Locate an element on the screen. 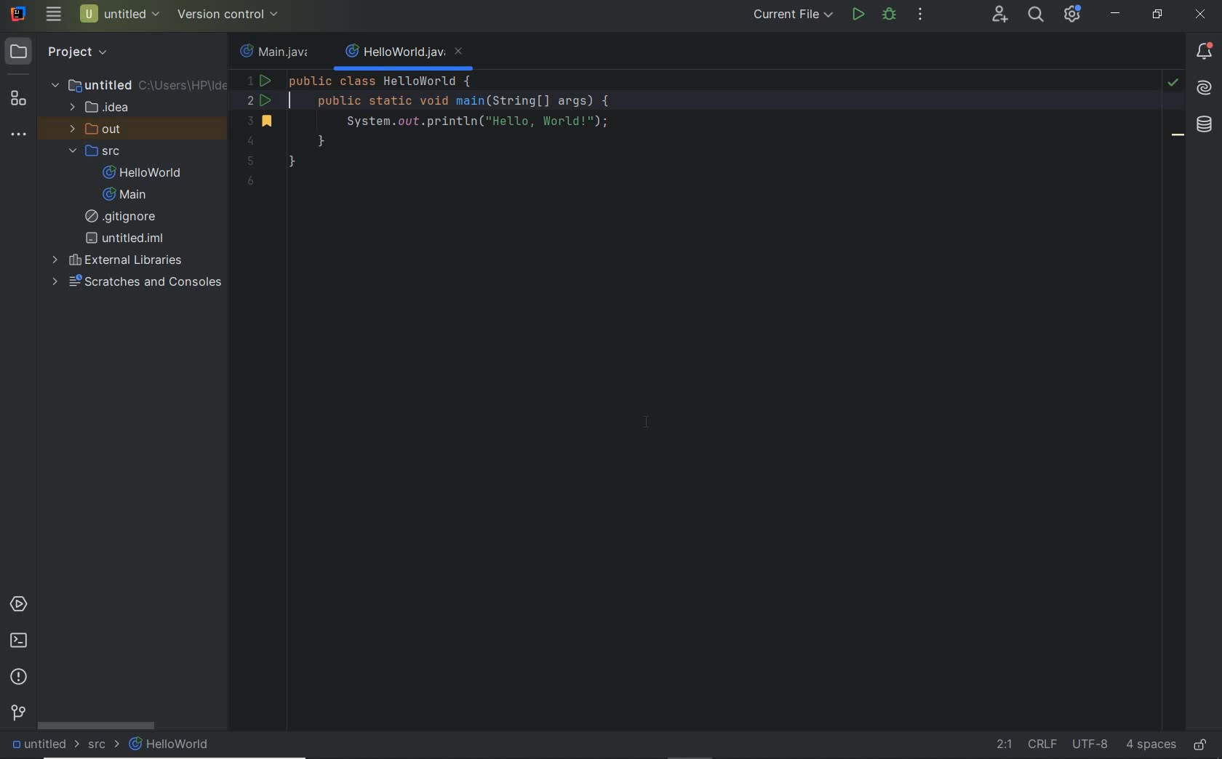 The width and height of the screenshot is (1222, 759). close is located at coordinates (1202, 16).